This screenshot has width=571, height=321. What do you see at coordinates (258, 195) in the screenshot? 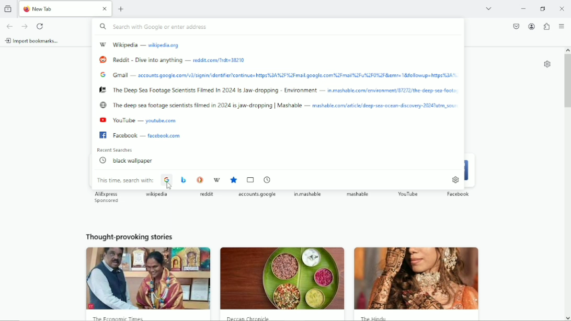
I see `accounts google` at bounding box center [258, 195].